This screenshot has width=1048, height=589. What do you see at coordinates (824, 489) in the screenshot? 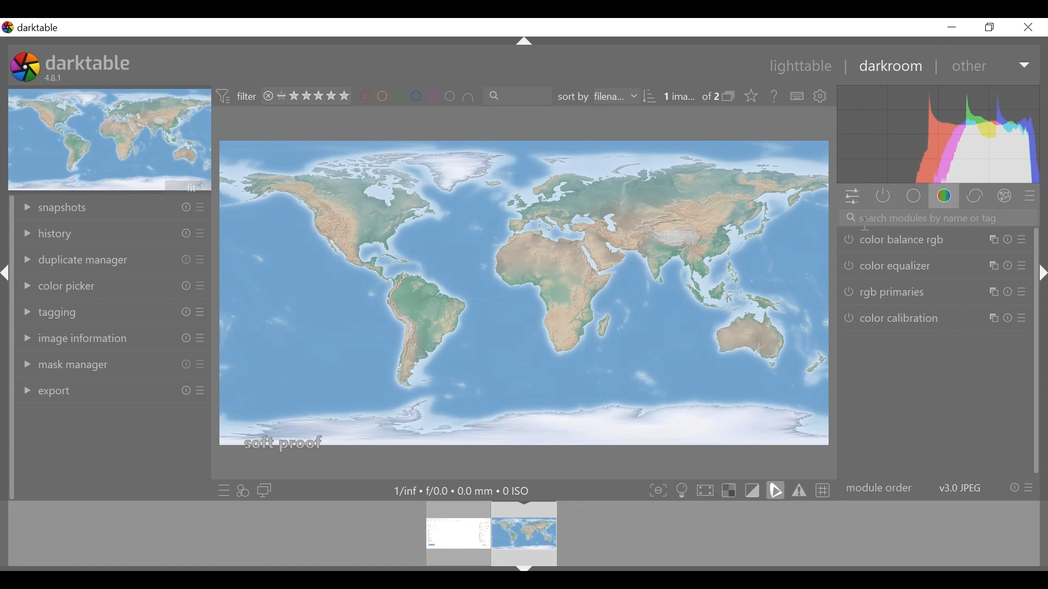
I see `toggle guide lines` at bounding box center [824, 489].